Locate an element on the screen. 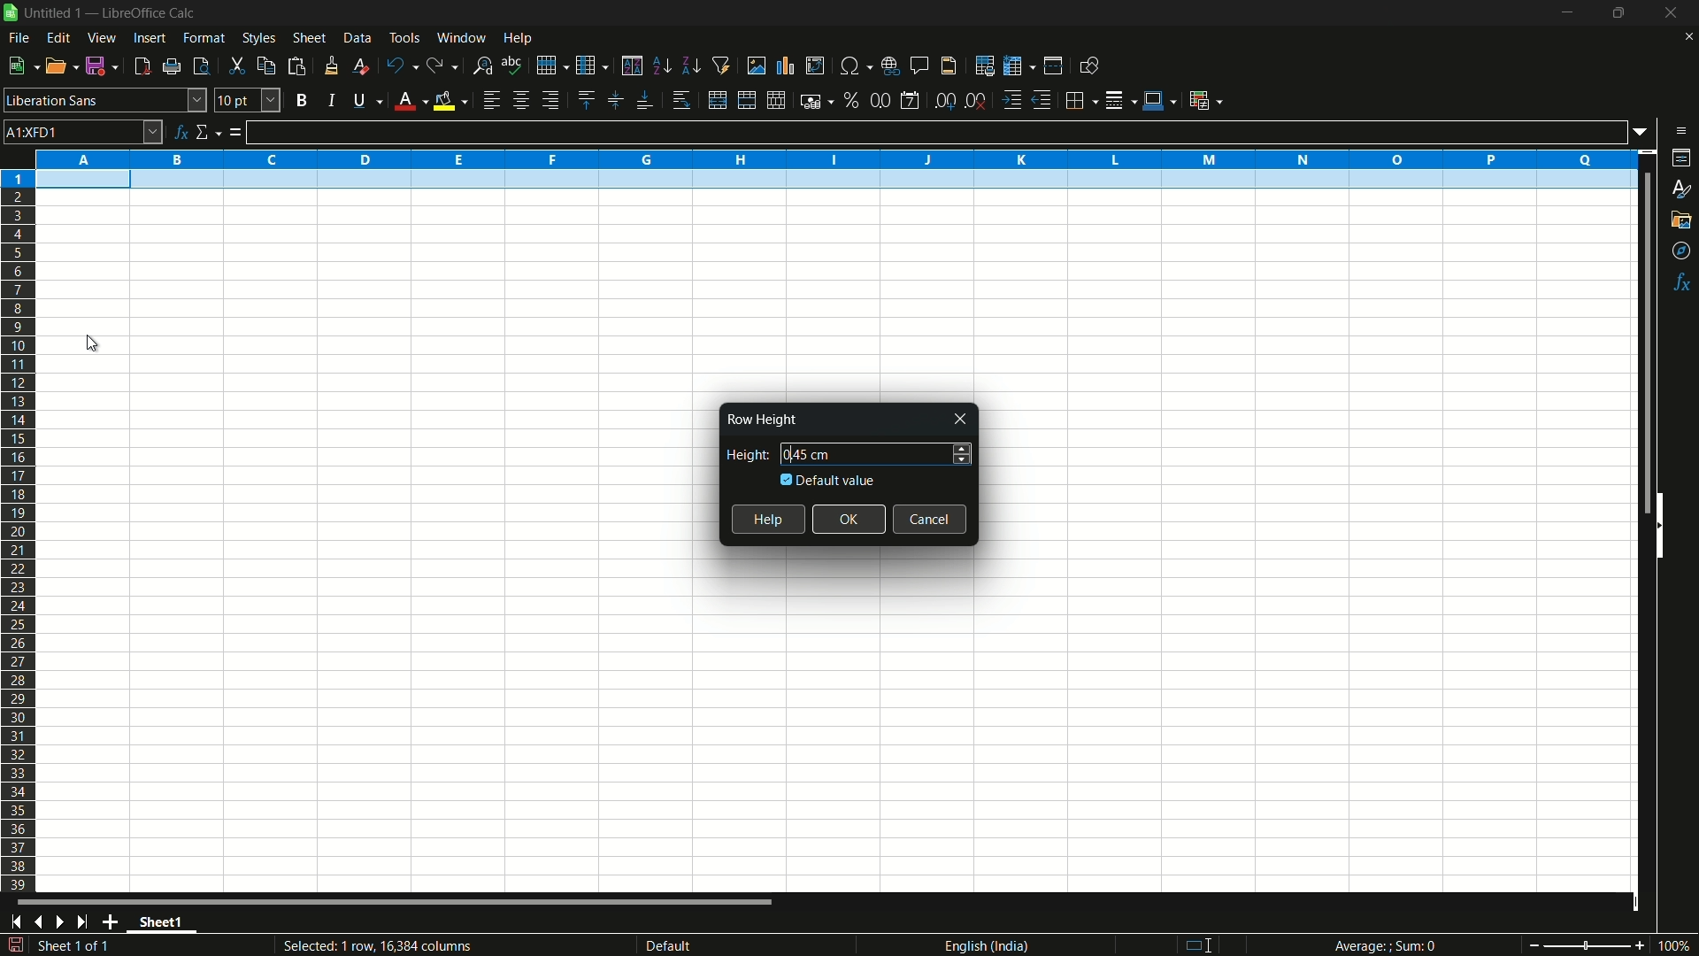 The height and width of the screenshot is (956, 1699). header and footer is located at coordinates (949, 66).